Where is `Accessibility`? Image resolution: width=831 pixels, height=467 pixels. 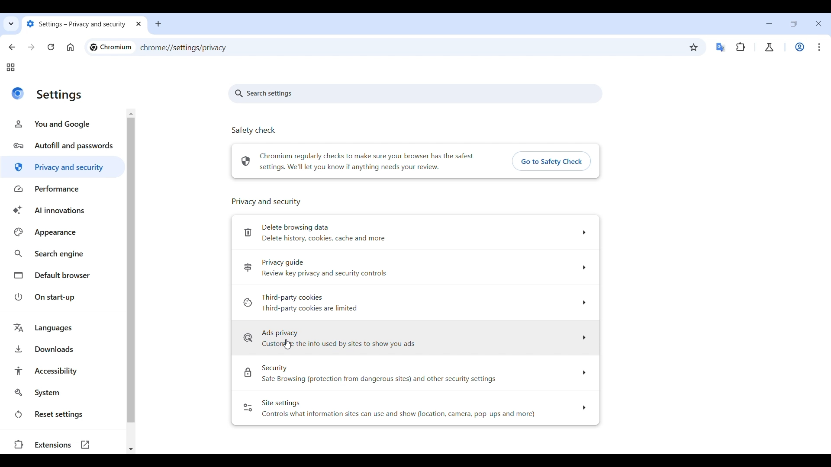
Accessibility is located at coordinates (63, 371).